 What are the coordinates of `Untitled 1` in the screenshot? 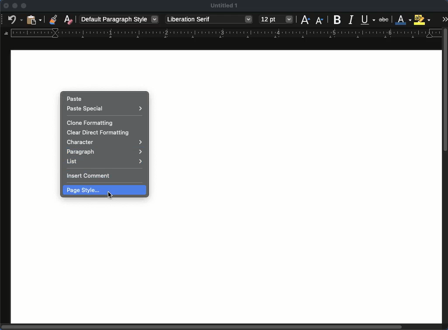 It's located at (224, 6).